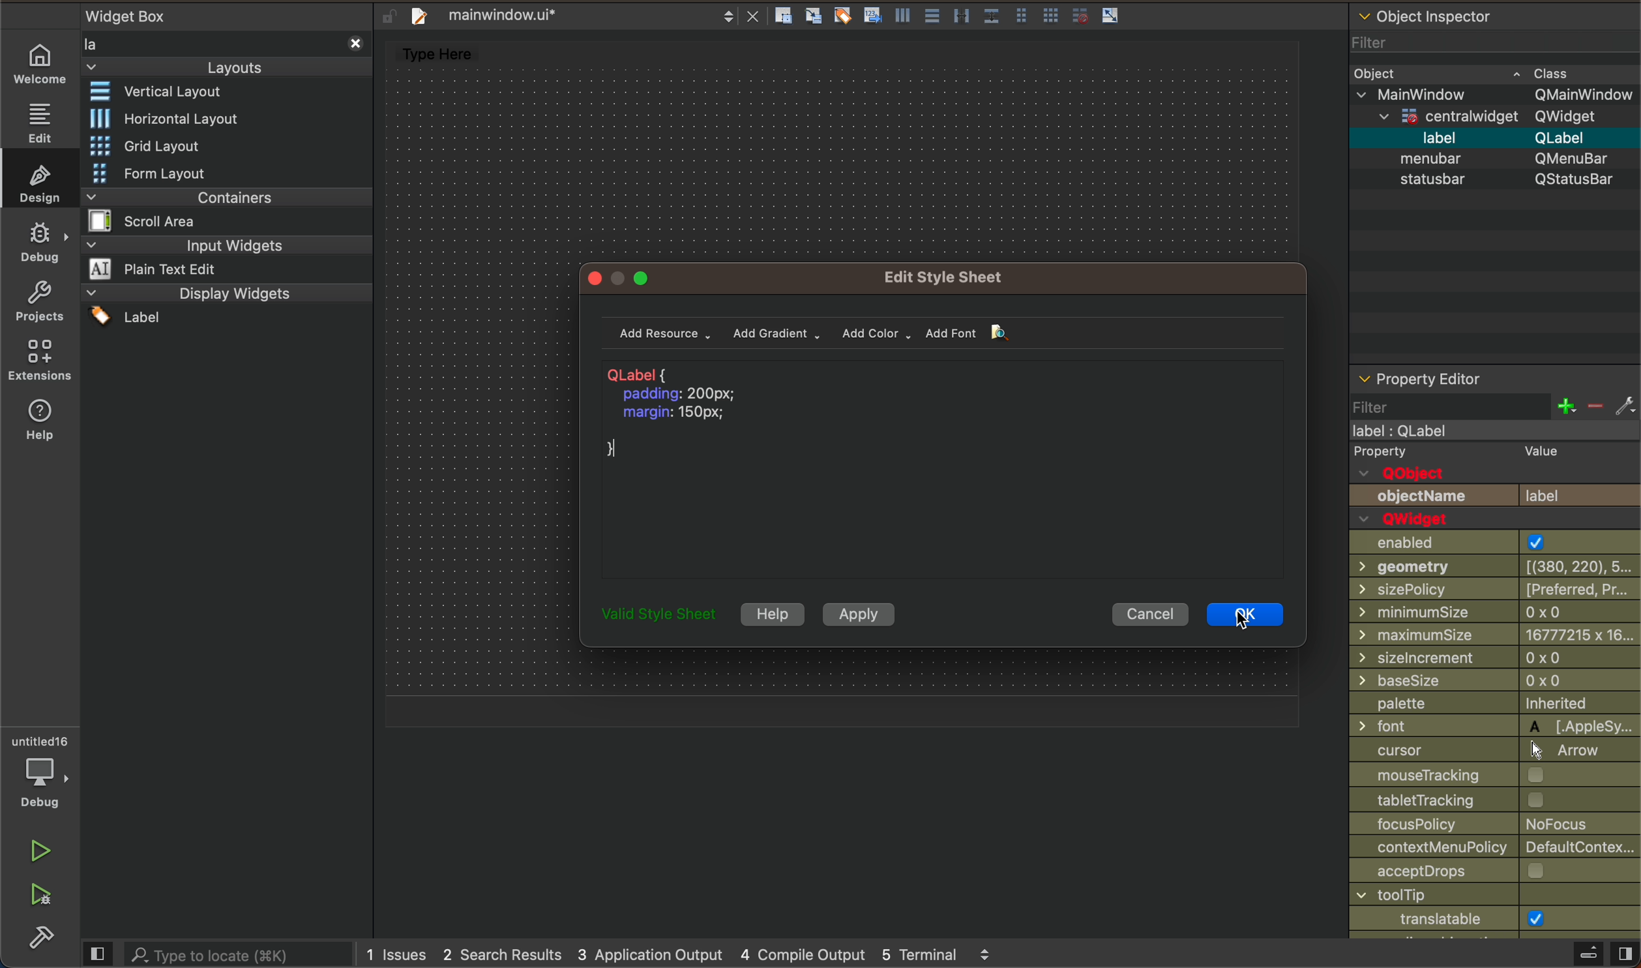  Describe the element at coordinates (866, 614) in the screenshot. I see `apply` at that location.